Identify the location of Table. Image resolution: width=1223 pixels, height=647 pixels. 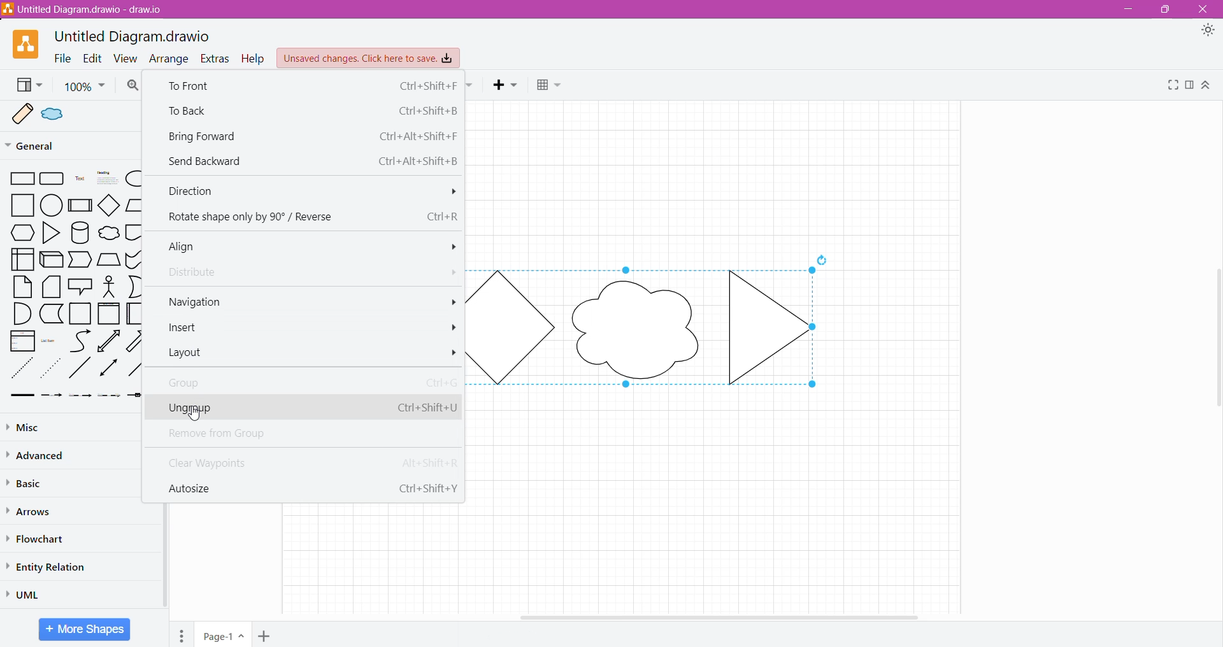
(551, 86).